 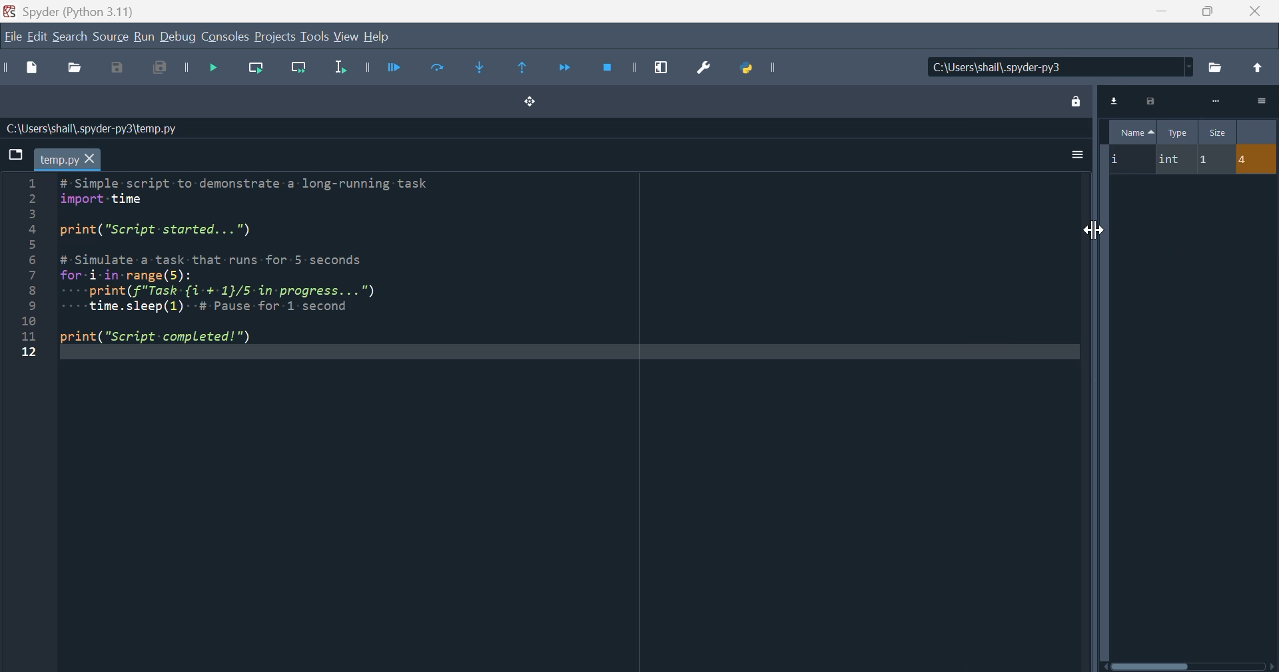 I want to click on change to parent directory, so click(x=1258, y=68).